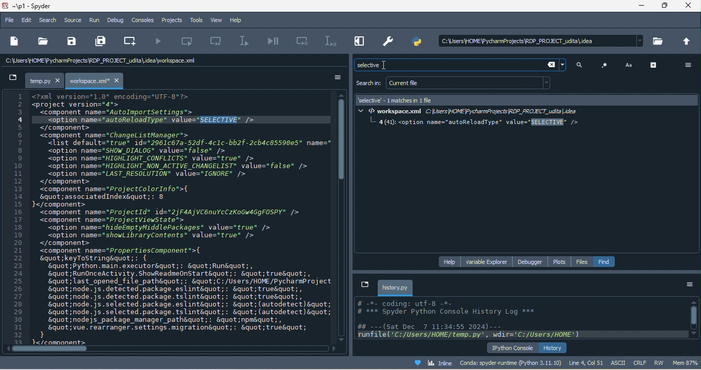  Describe the element at coordinates (659, 362) in the screenshot. I see `rw` at that location.